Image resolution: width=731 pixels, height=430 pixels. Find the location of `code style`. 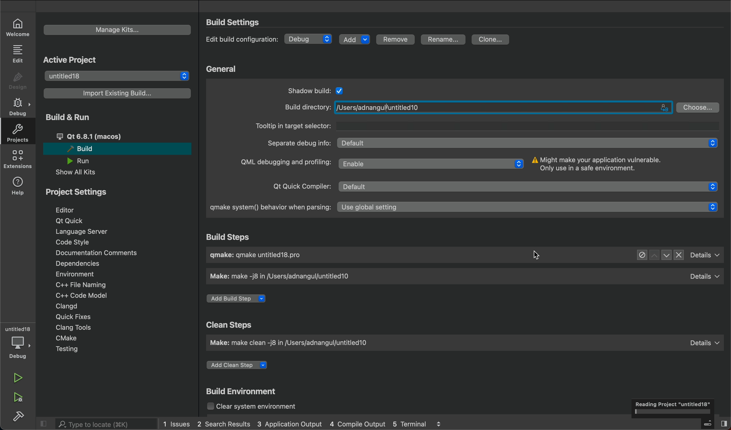

code style is located at coordinates (73, 243).